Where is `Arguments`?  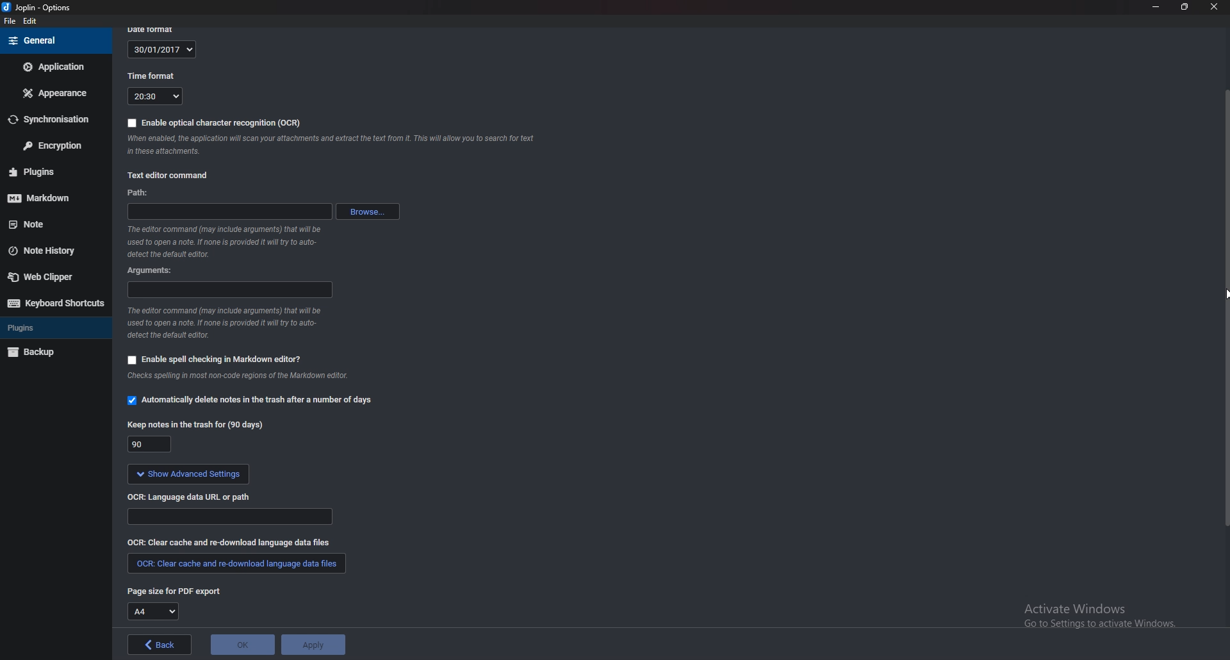 Arguments is located at coordinates (155, 271).